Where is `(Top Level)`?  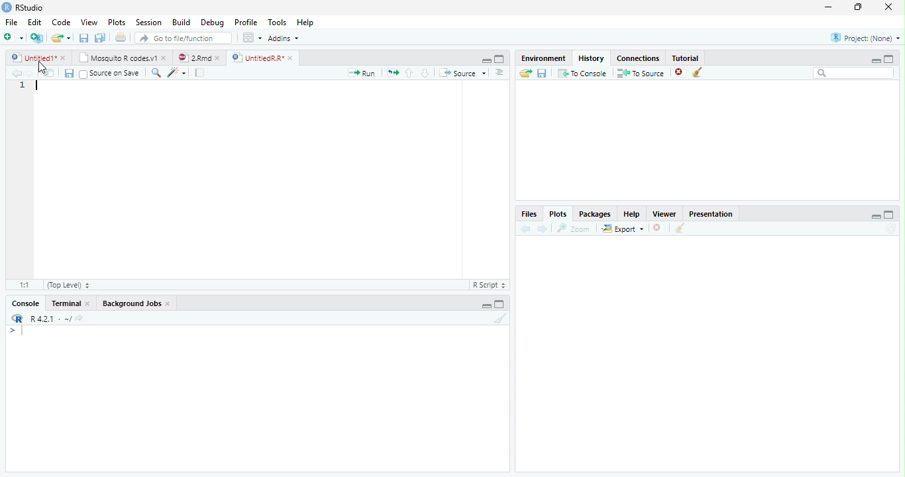
(Top Level) is located at coordinates (67, 285).